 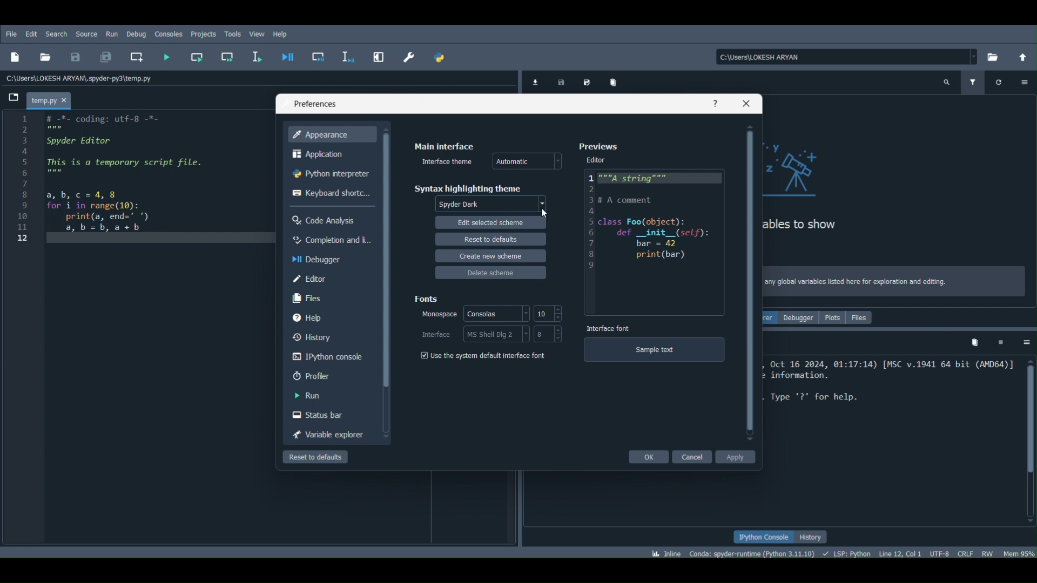 I want to click on Interface theme, so click(x=445, y=161).